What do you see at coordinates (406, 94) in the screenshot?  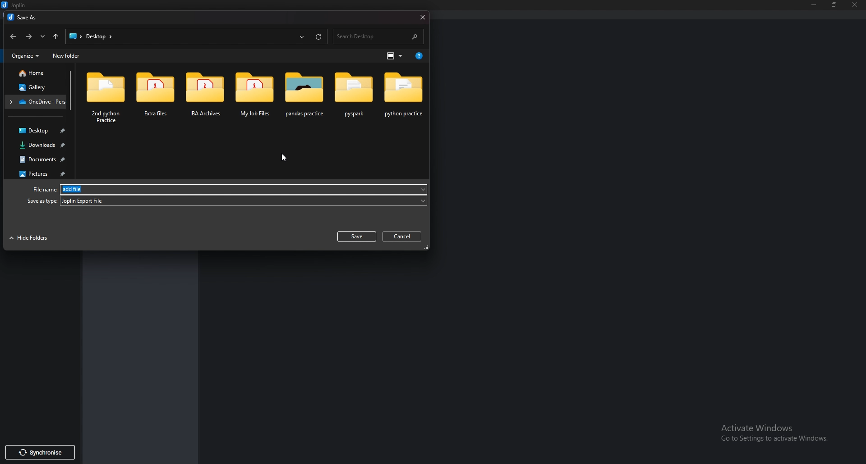 I see `folder` at bounding box center [406, 94].